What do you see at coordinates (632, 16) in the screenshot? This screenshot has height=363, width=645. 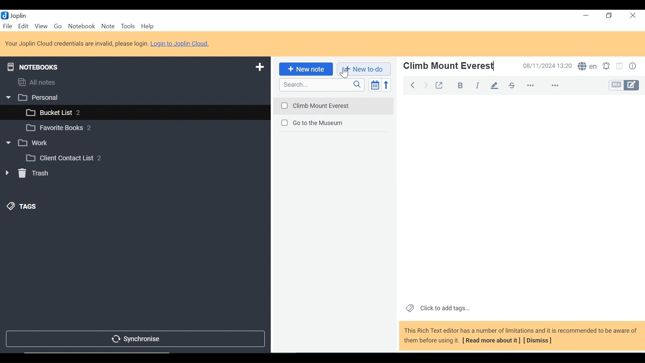 I see `Close` at bounding box center [632, 16].